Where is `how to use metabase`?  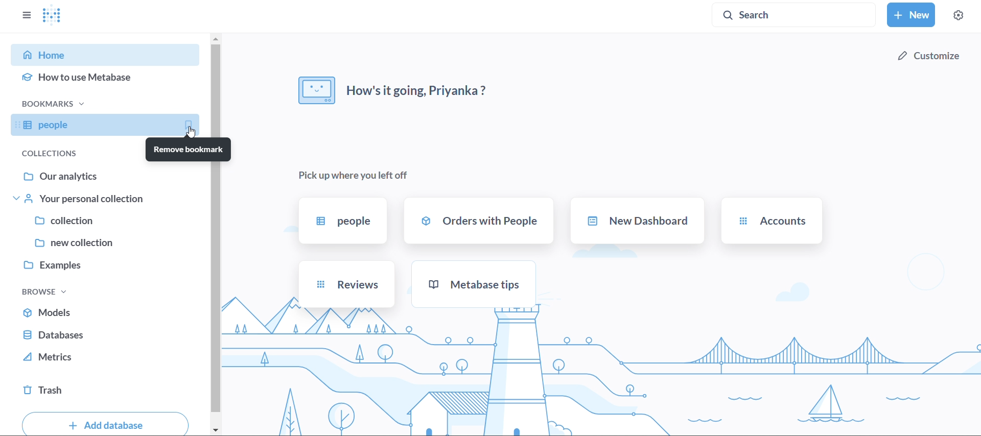 how to use metabase is located at coordinates (106, 78).